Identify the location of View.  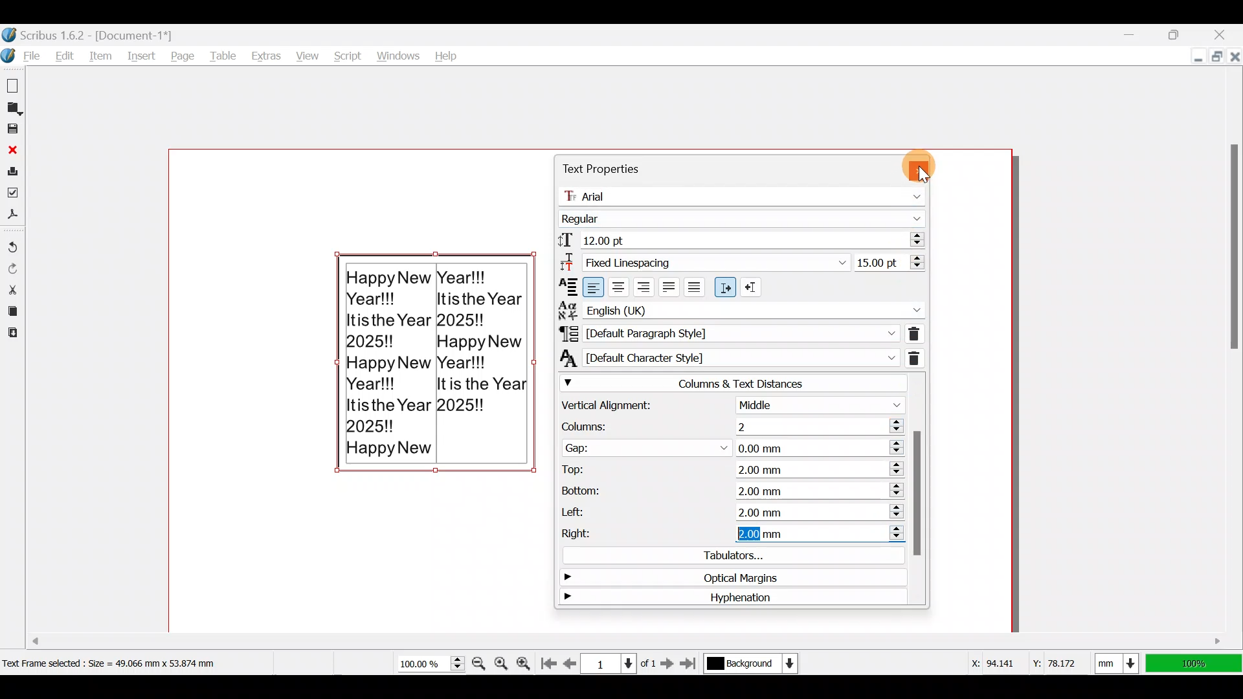
(306, 53).